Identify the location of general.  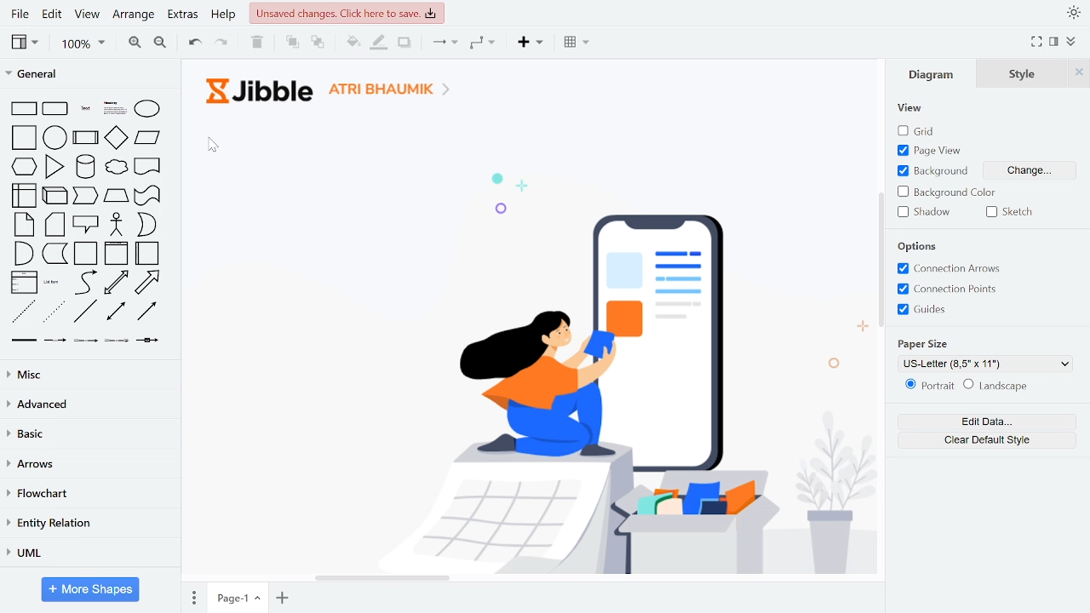
(83, 76).